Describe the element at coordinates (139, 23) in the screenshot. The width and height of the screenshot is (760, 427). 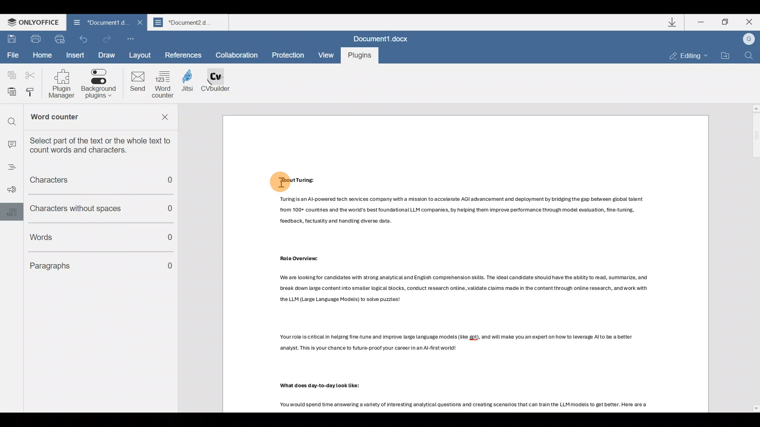
I see `Close` at that location.